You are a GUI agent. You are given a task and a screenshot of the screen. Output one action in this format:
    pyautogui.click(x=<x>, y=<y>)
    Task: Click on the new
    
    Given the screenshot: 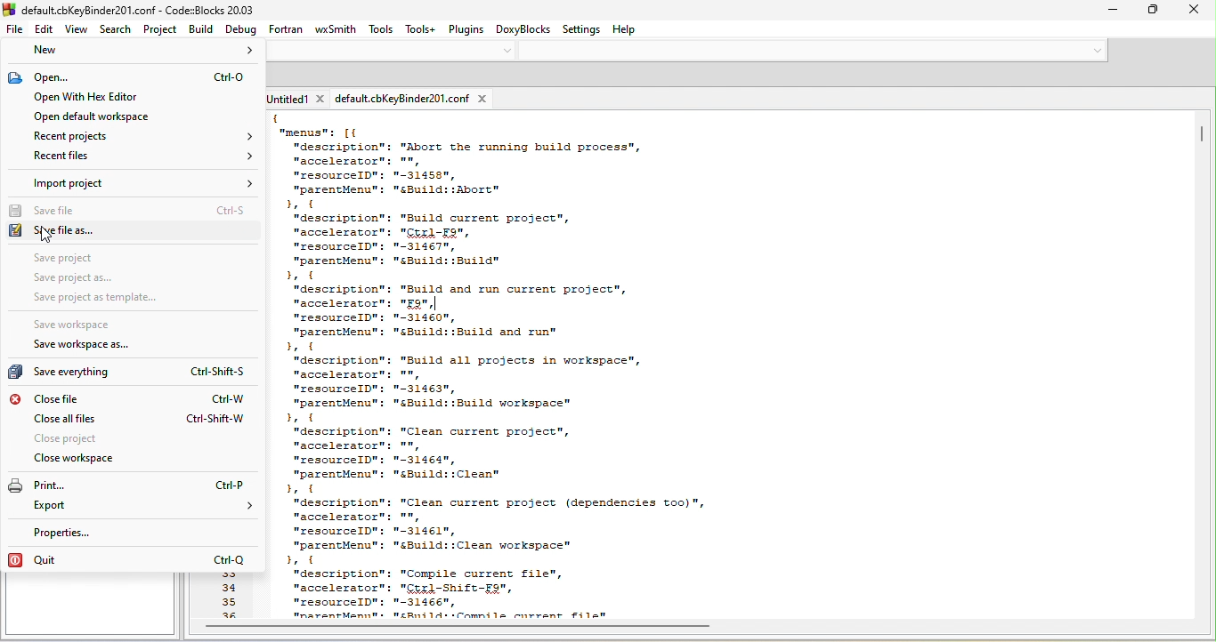 What is the action you would take?
    pyautogui.click(x=138, y=51)
    